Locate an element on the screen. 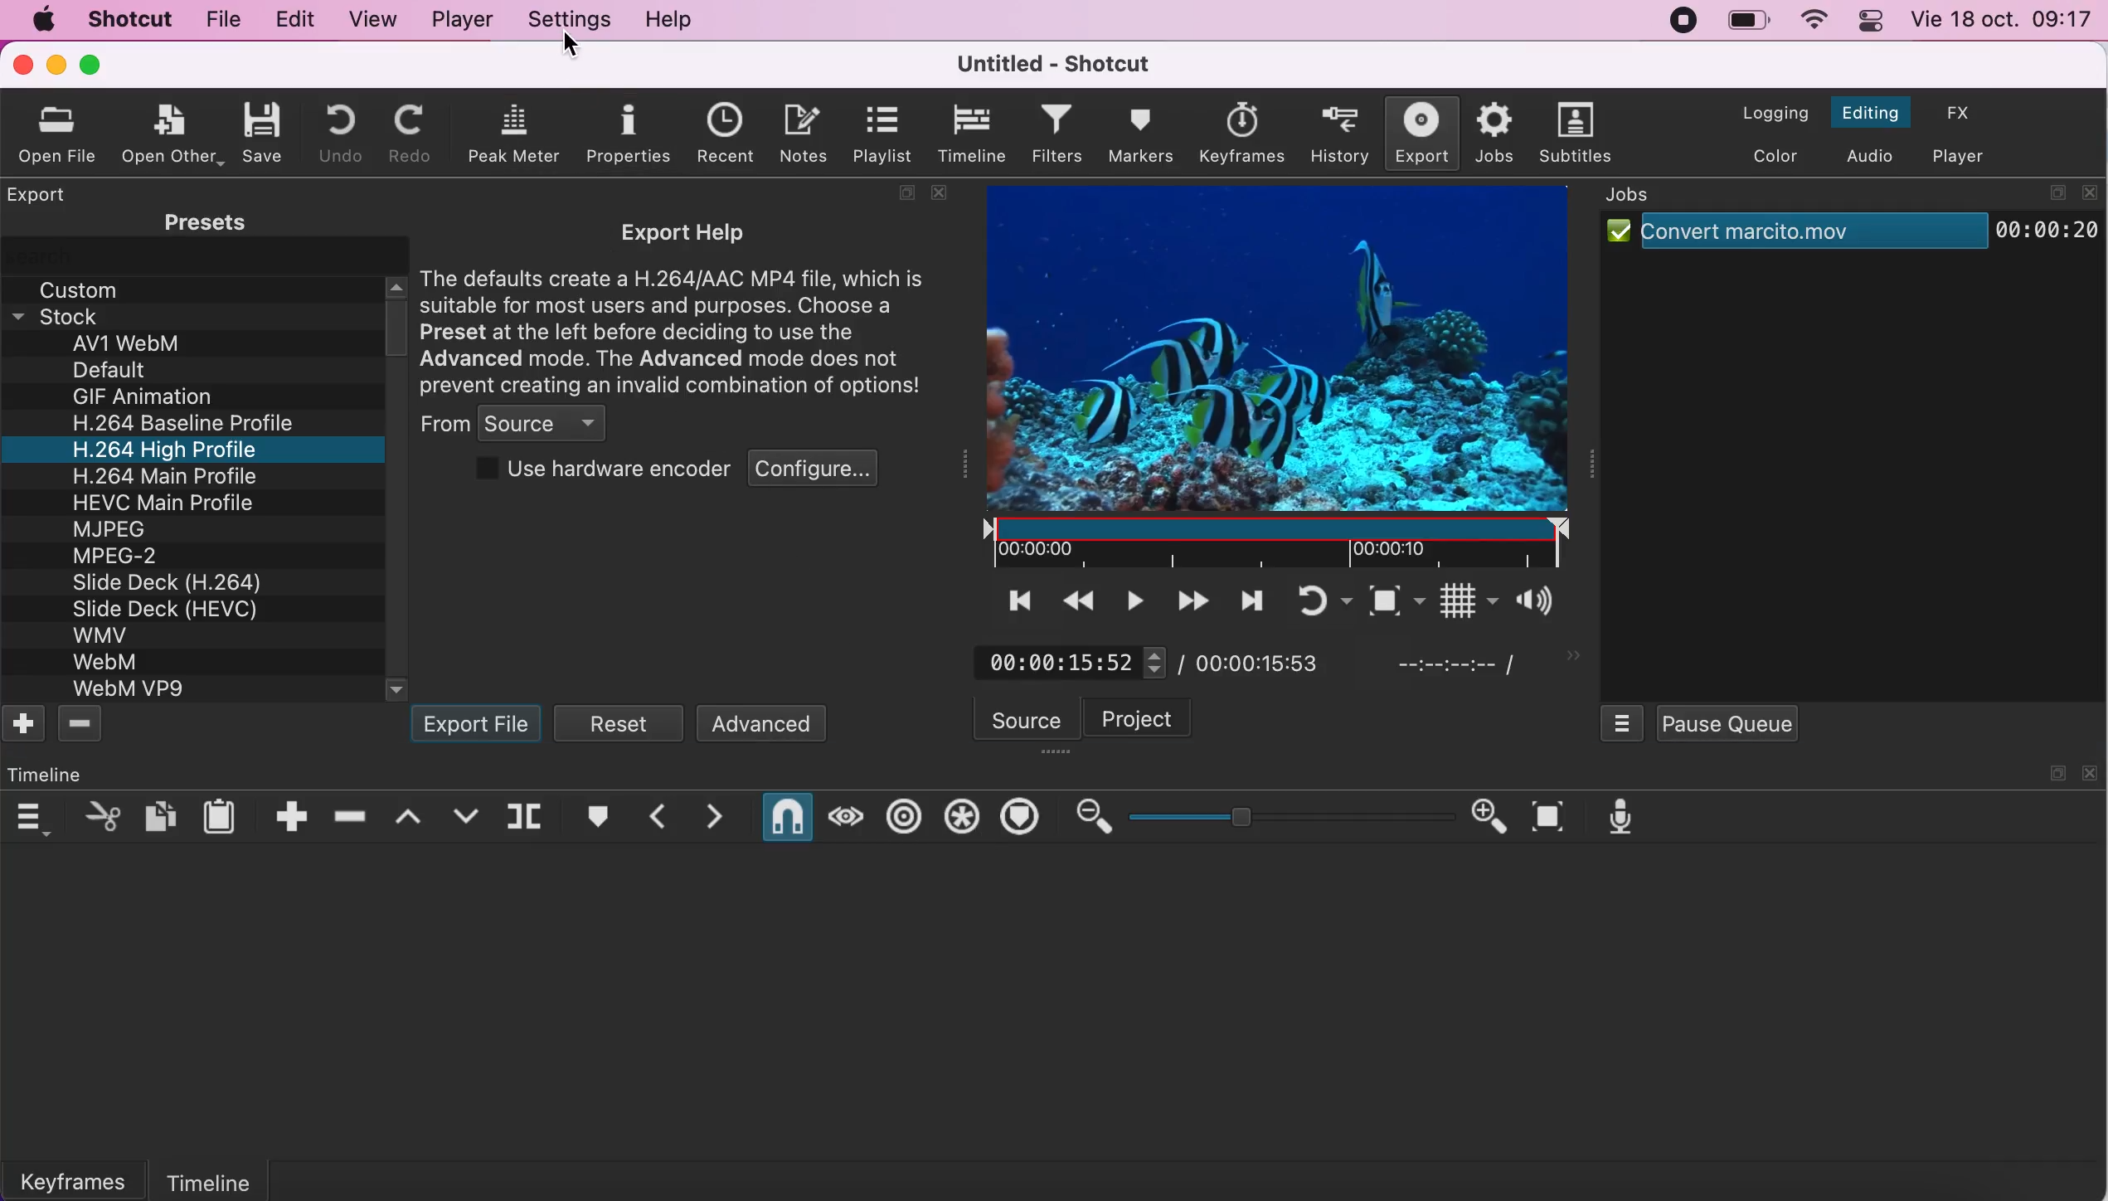 The width and height of the screenshot is (2108, 1201). toggle zoom is located at coordinates (1369, 599).